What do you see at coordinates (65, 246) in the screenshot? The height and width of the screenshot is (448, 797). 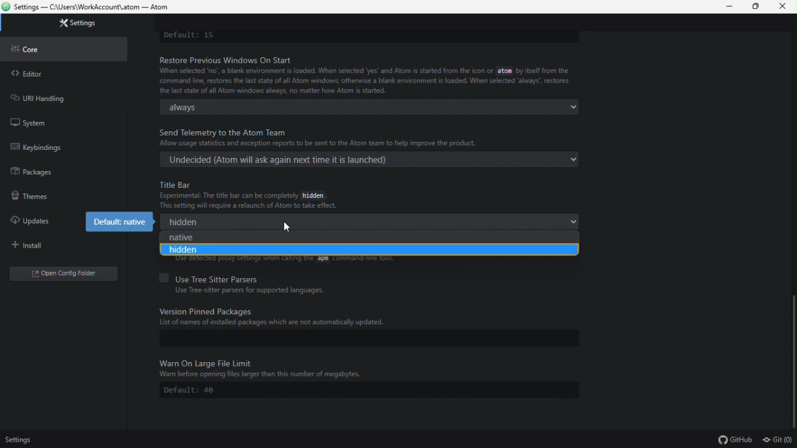 I see `install` at bounding box center [65, 246].